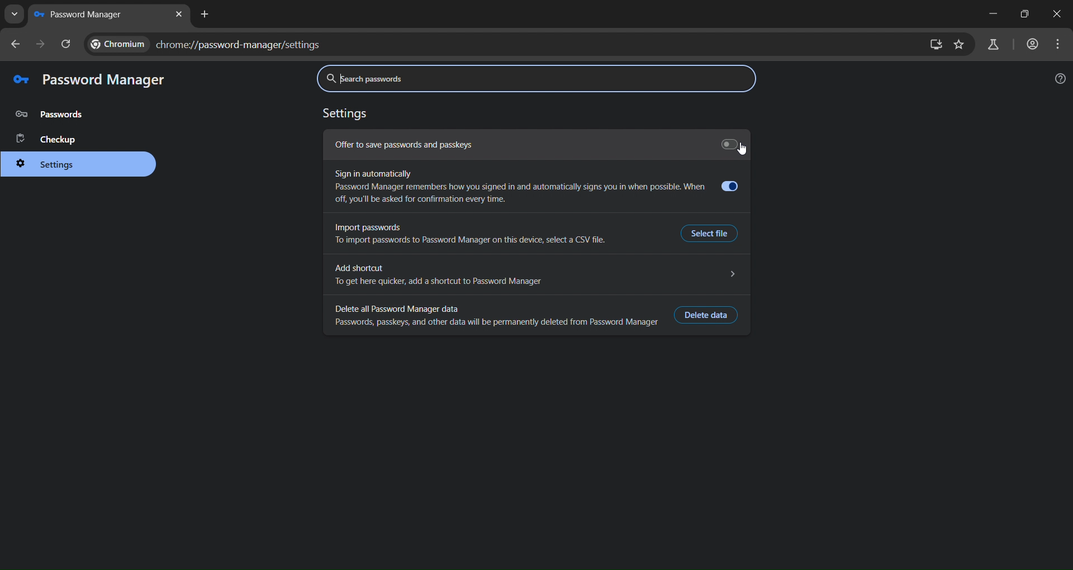 Image resolution: width=1073 pixels, height=570 pixels. Describe the element at coordinates (121, 44) in the screenshot. I see `CHROME` at that location.